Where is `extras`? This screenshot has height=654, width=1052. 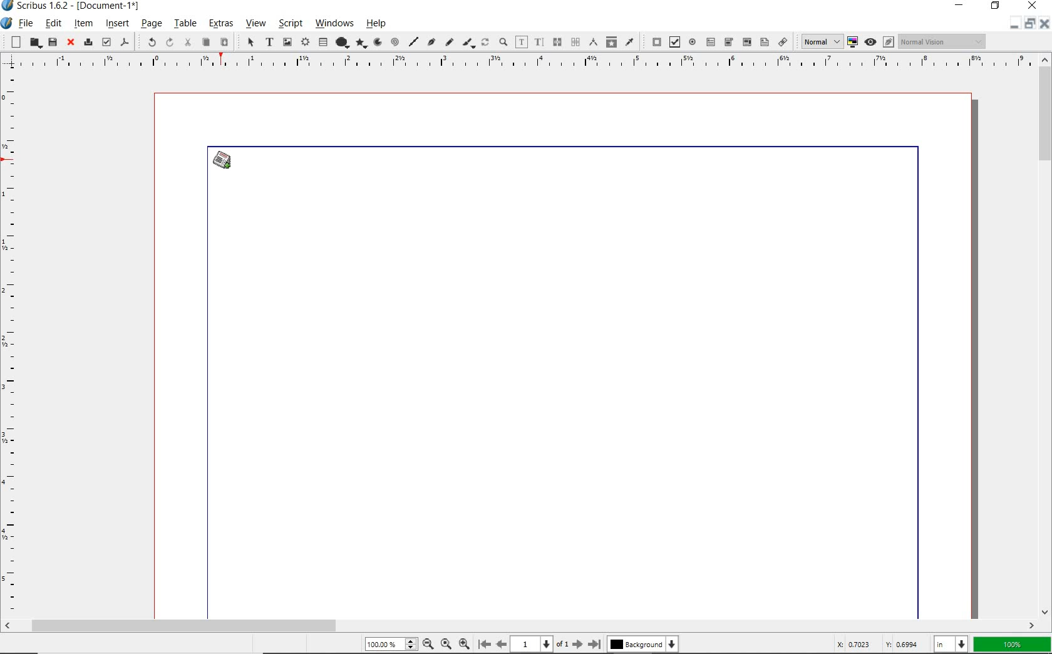
extras is located at coordinates (220, 23).